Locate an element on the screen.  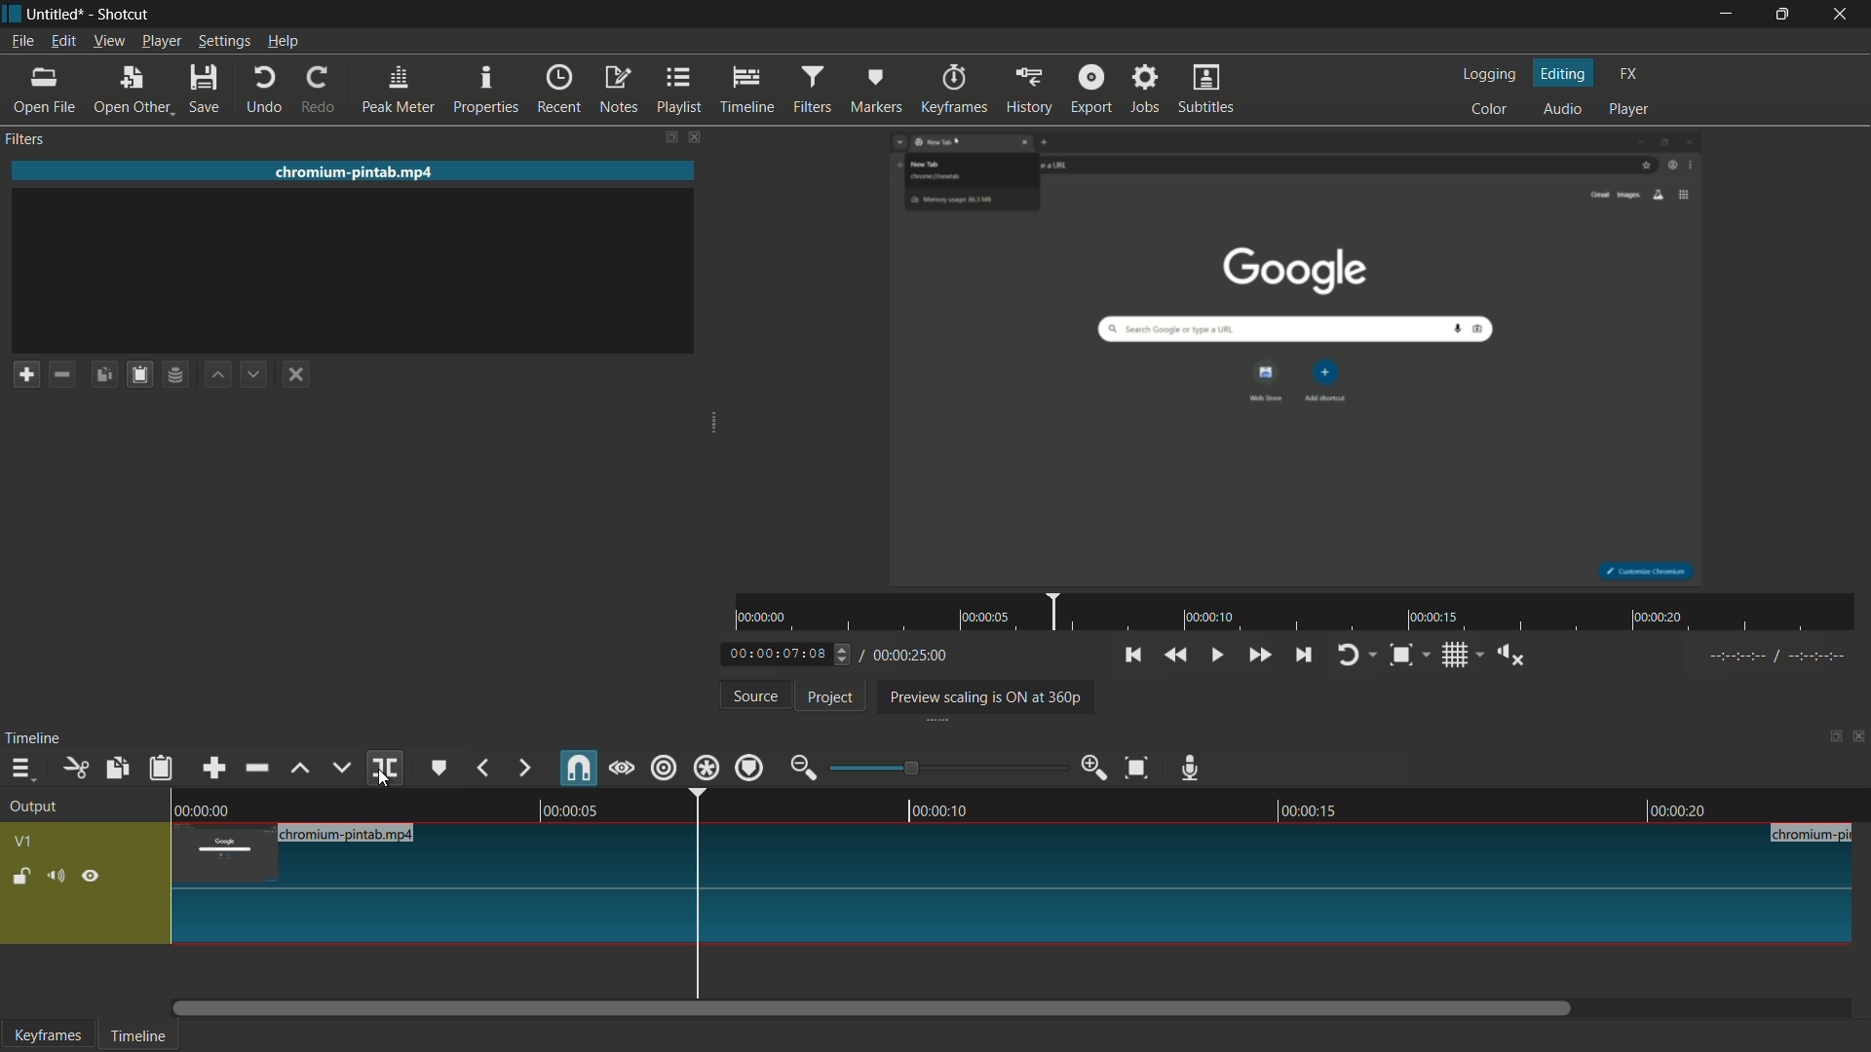
deselect a filter is located at coordinates (295, 374).